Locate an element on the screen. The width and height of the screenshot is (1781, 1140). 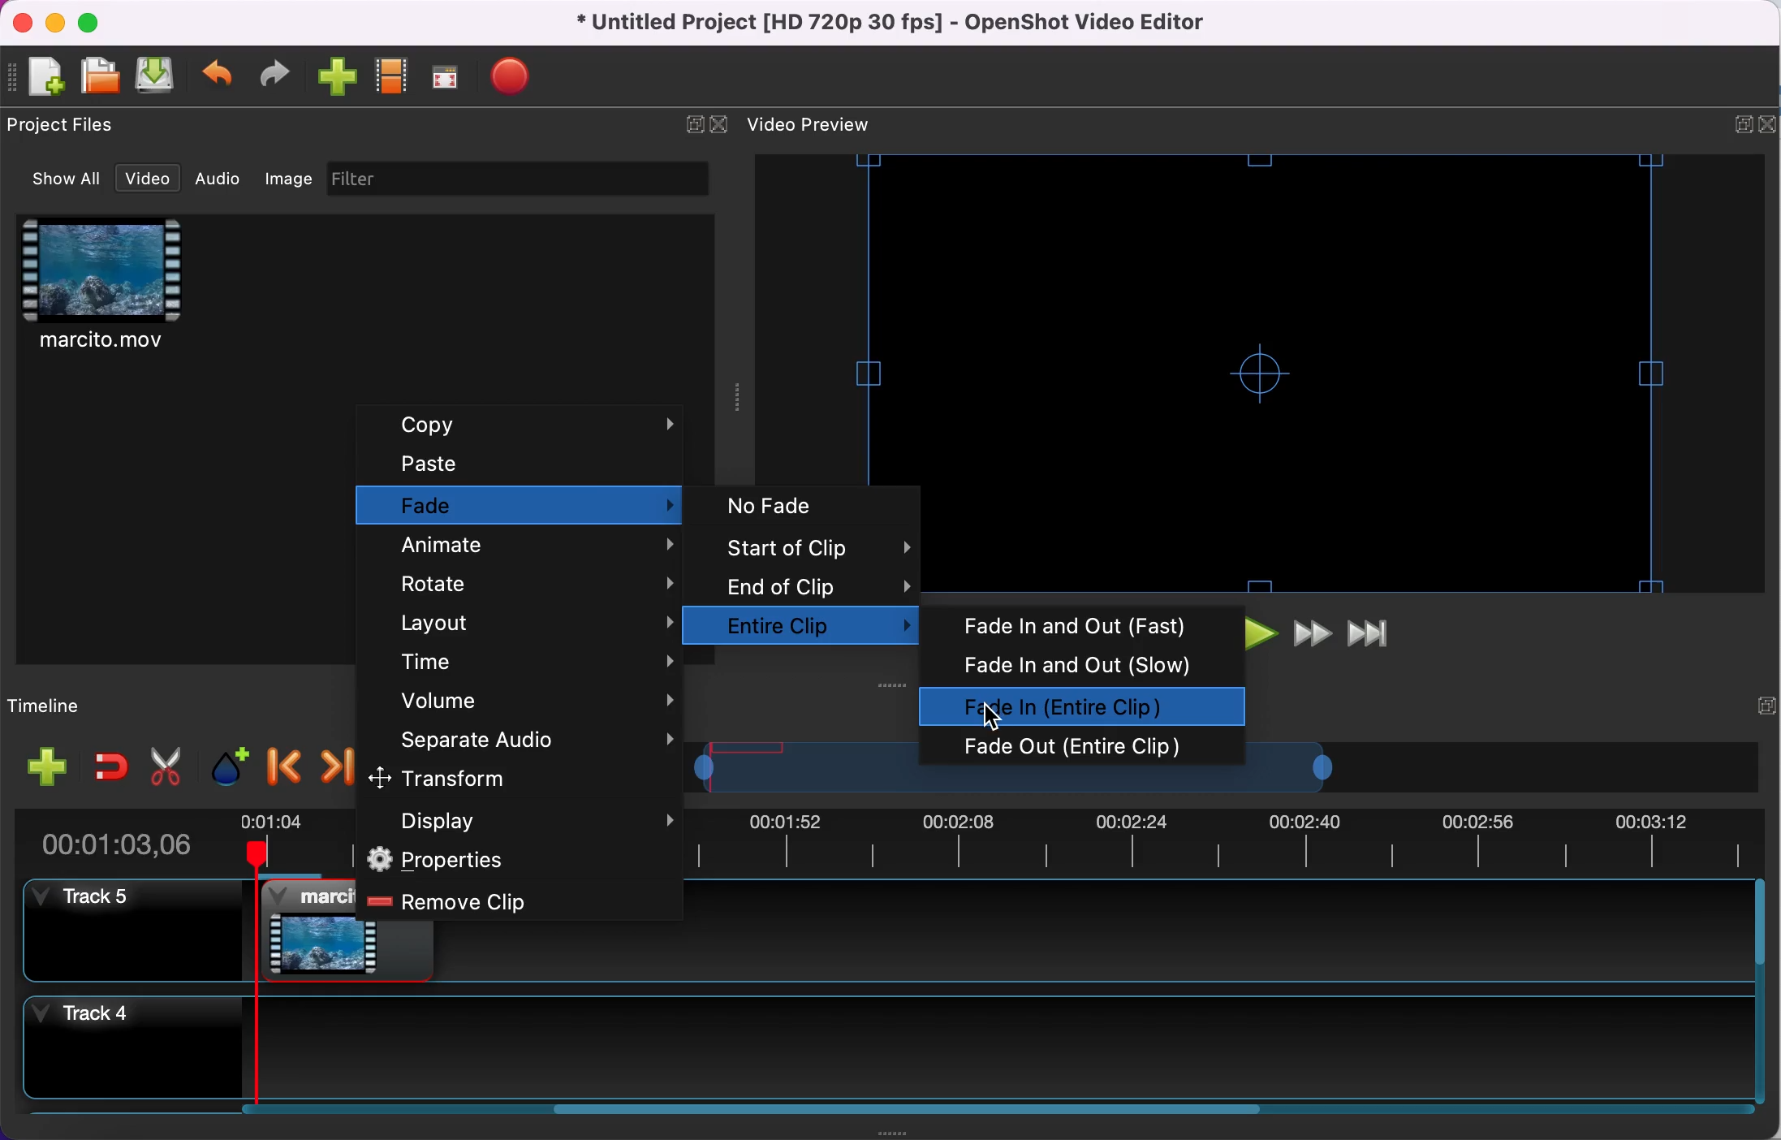
clip is located at coordinates (317, 931).